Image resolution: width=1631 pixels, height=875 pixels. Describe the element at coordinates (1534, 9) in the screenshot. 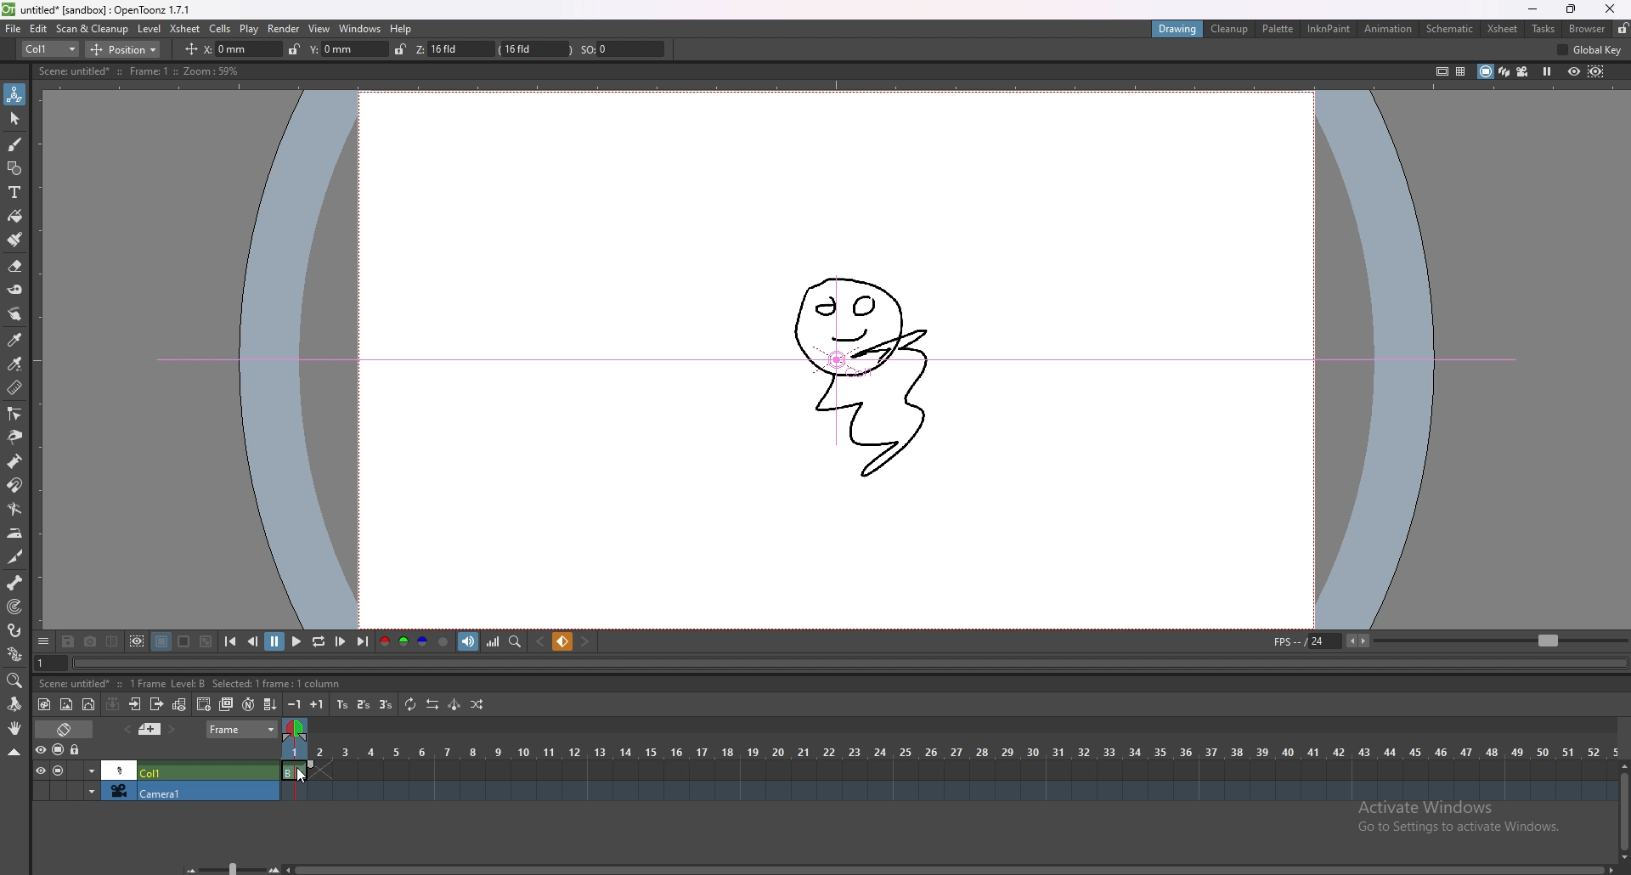

I see `minimize` at that location.